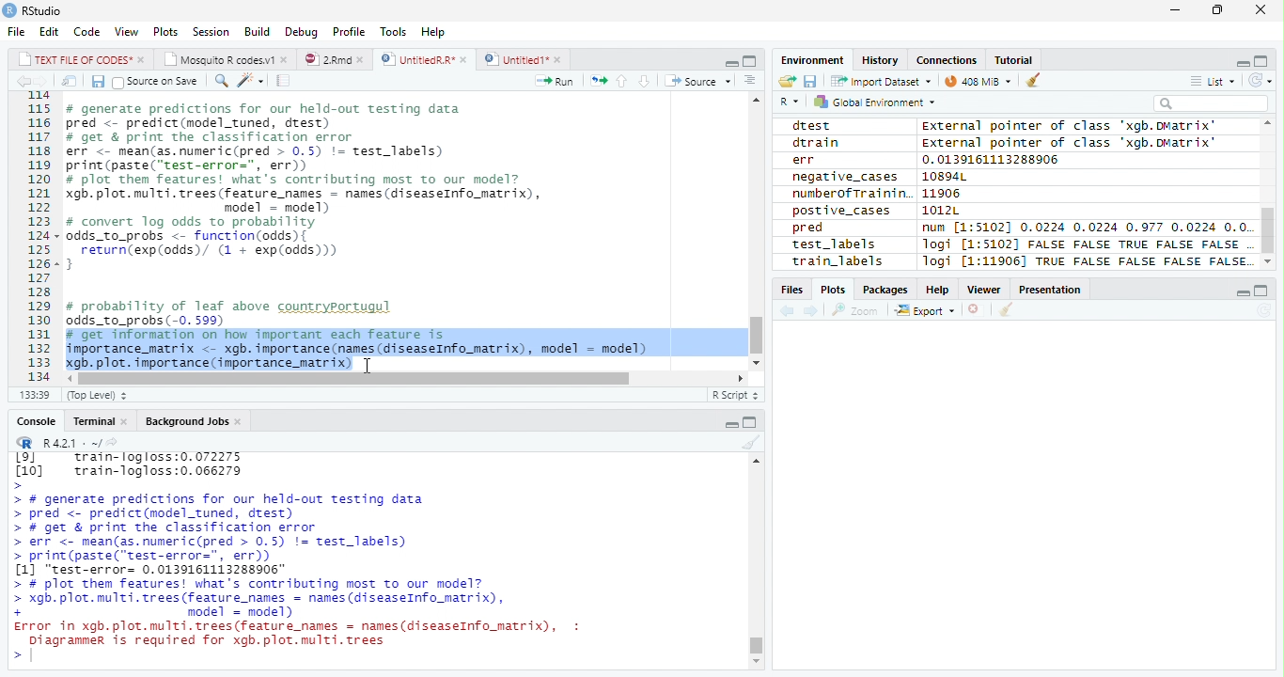 The image size is (1284, 677). What do you see at coordinates (1016, 59) in the screenshot?
I see `Tutorial` at bounding box center [1016, 59].